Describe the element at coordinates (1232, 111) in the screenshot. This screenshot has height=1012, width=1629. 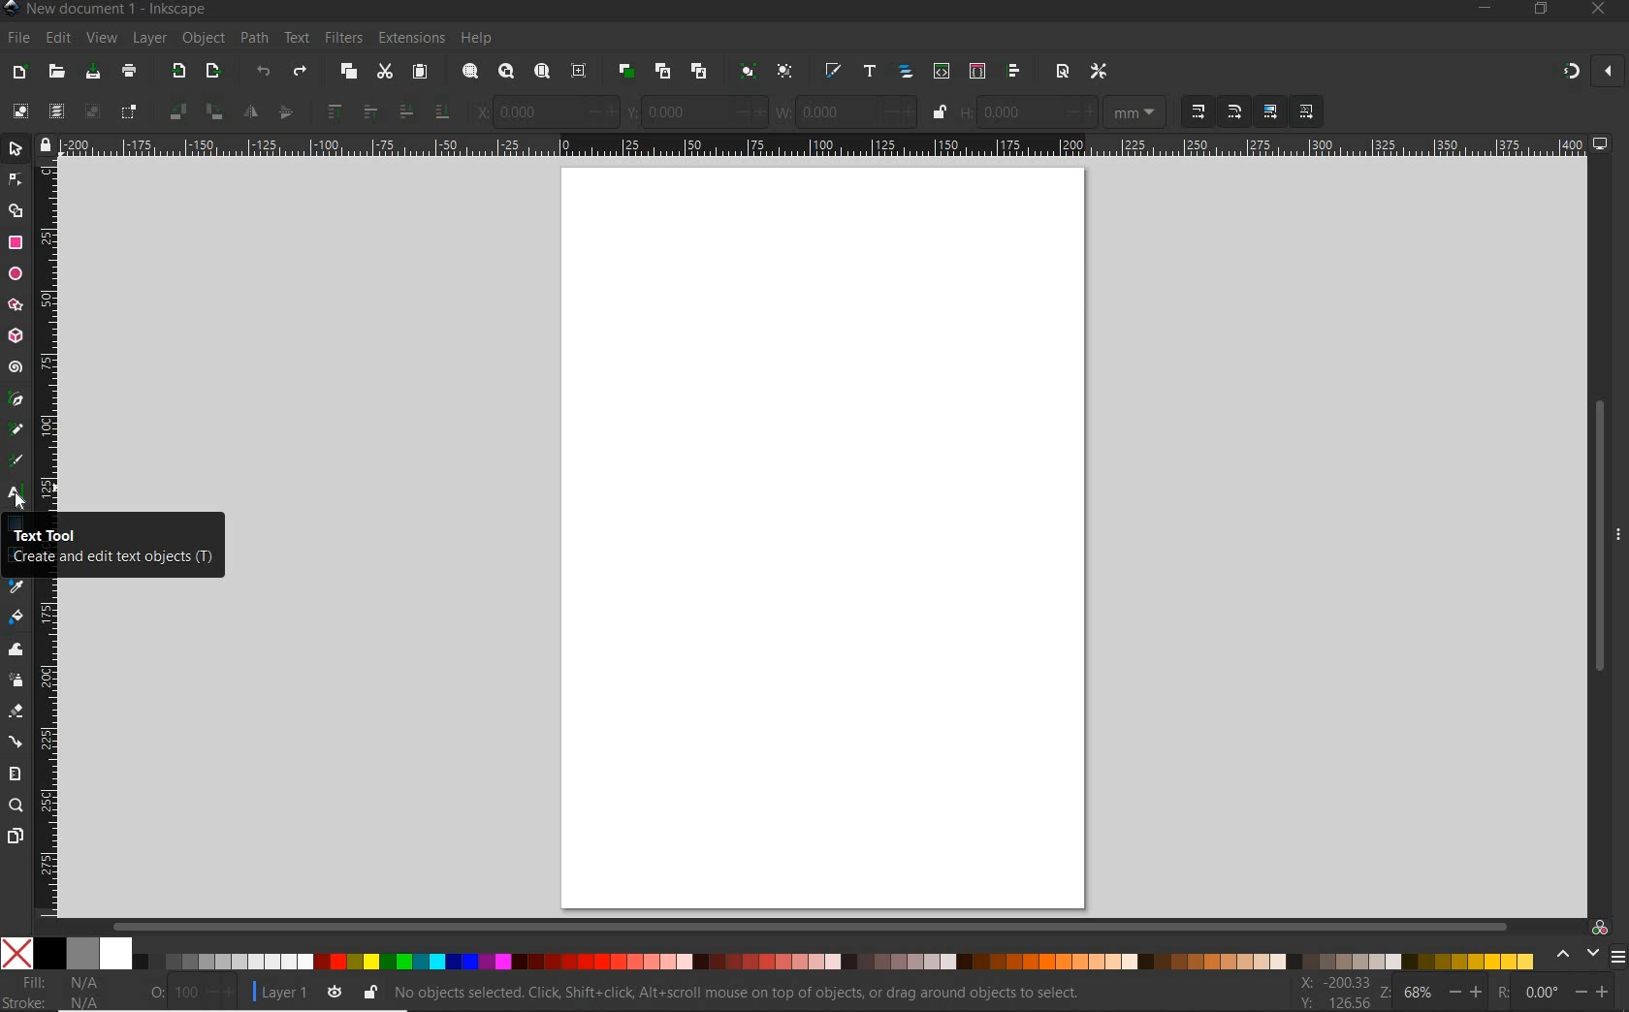
I see `scaling objects` at that location.